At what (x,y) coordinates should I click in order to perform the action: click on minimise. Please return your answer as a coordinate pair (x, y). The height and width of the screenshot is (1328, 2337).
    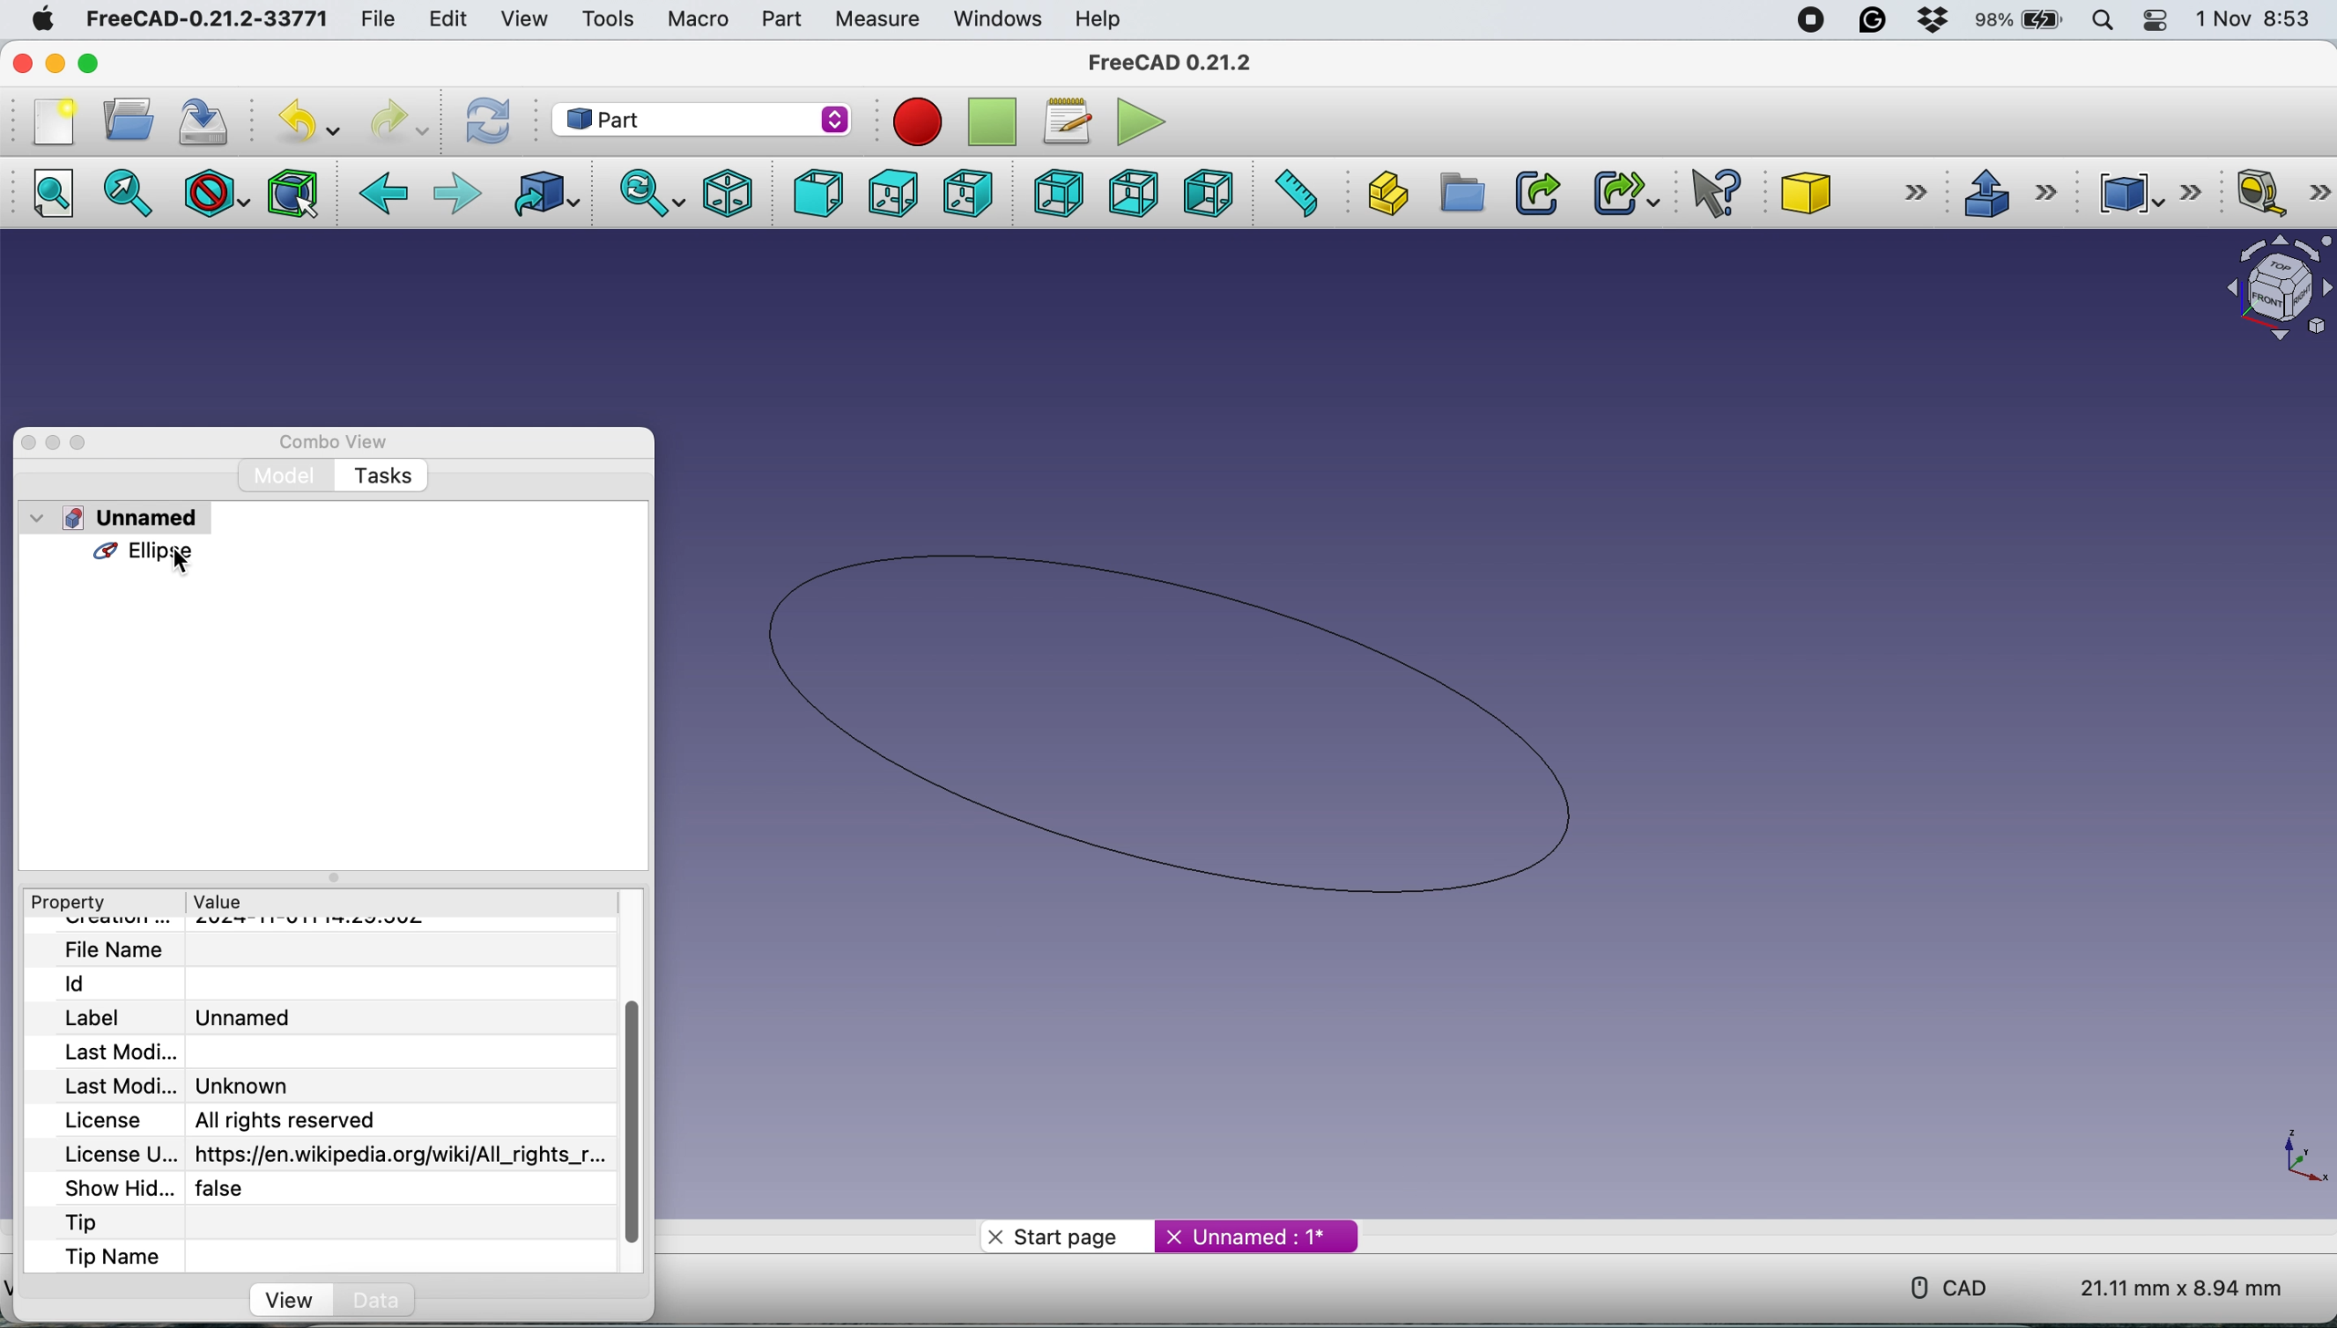
    Looking at the image, I should click on (55, 442).